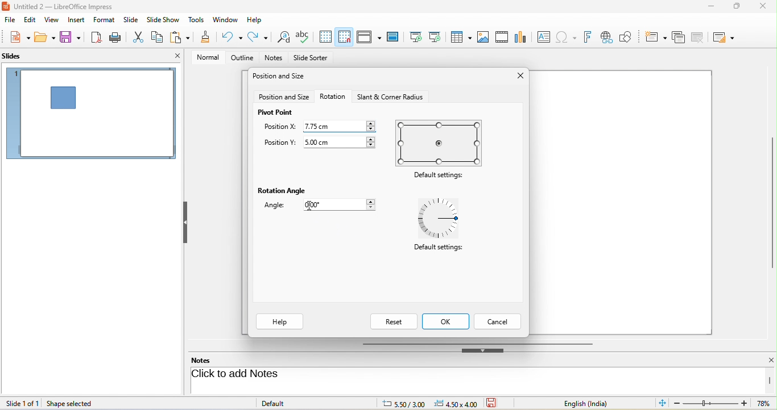 The image size is (777, 410). Describe the element at coordinates (5, 6) in the screenshot. I see `libre office impress logo` at that location.